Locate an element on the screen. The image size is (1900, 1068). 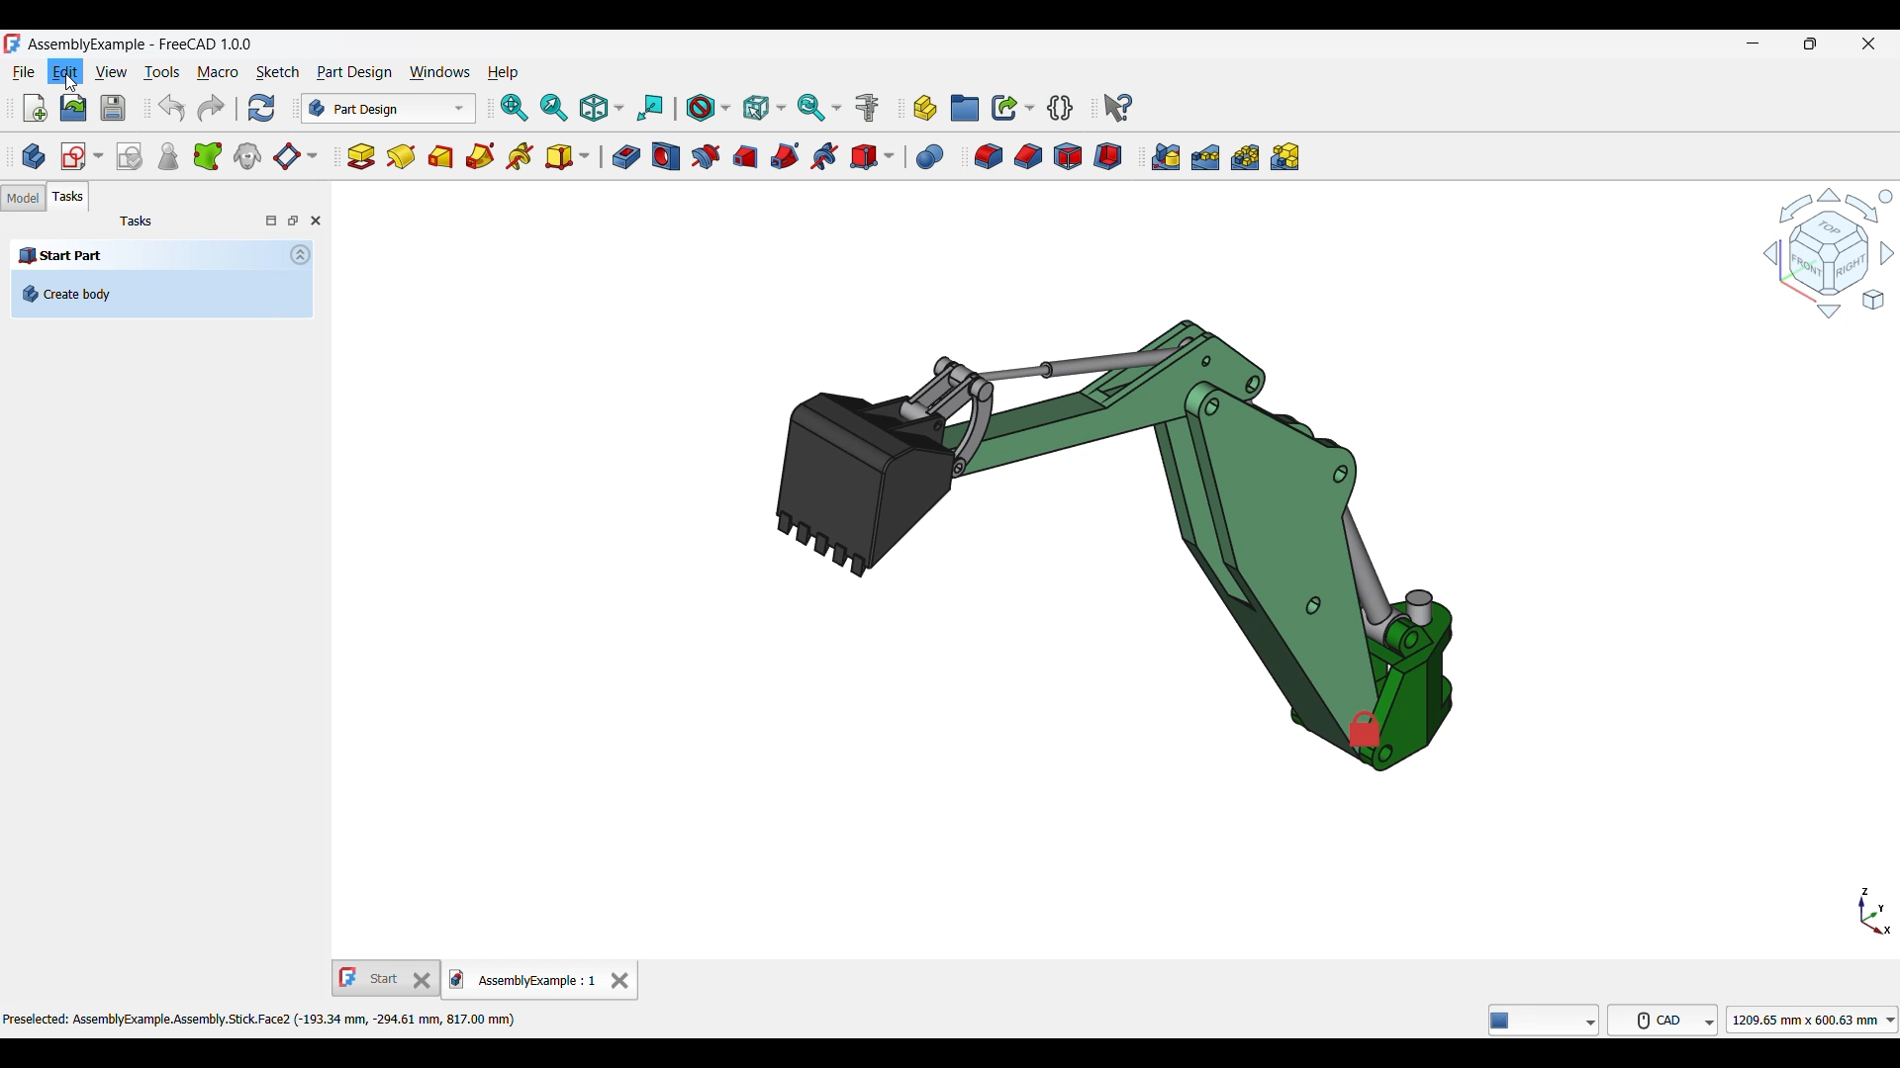
Create part is located at coordinates (925, 109).